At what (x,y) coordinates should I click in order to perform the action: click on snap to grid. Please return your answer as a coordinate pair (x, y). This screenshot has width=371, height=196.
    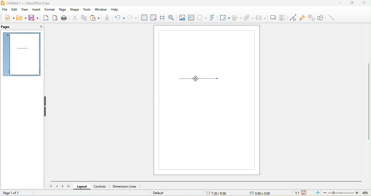
    Looking at the image, I should click on (153, 17).